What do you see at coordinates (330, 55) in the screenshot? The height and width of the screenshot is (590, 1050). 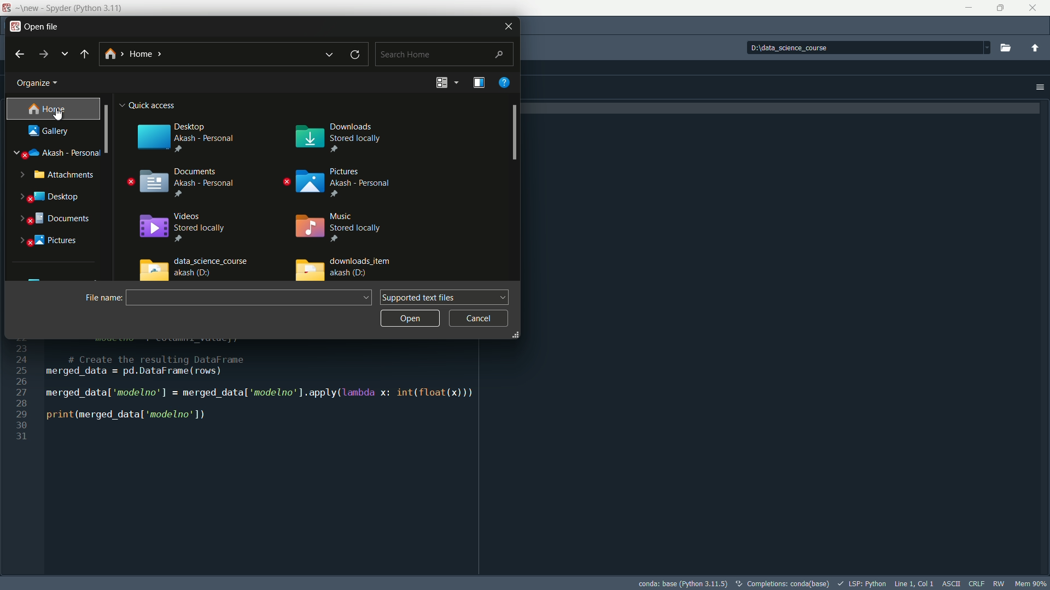 I see `dropdown` at bounding box center [330, 55].